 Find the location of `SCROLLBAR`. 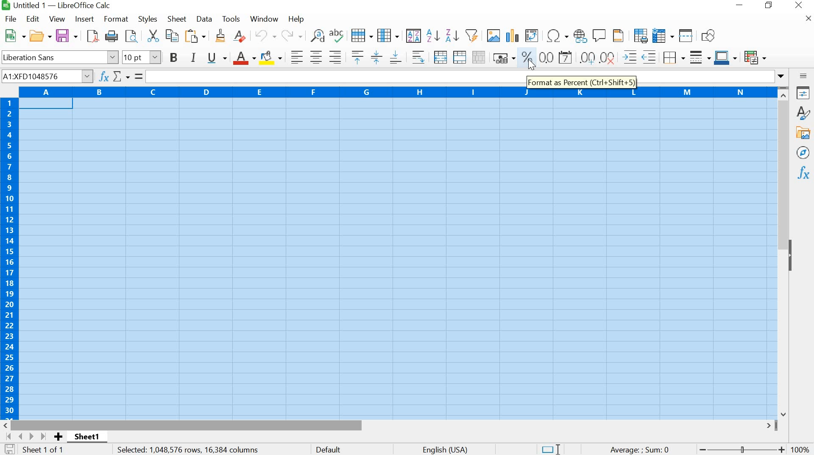

SCROLLBAR is located at coordinates (784, 253).